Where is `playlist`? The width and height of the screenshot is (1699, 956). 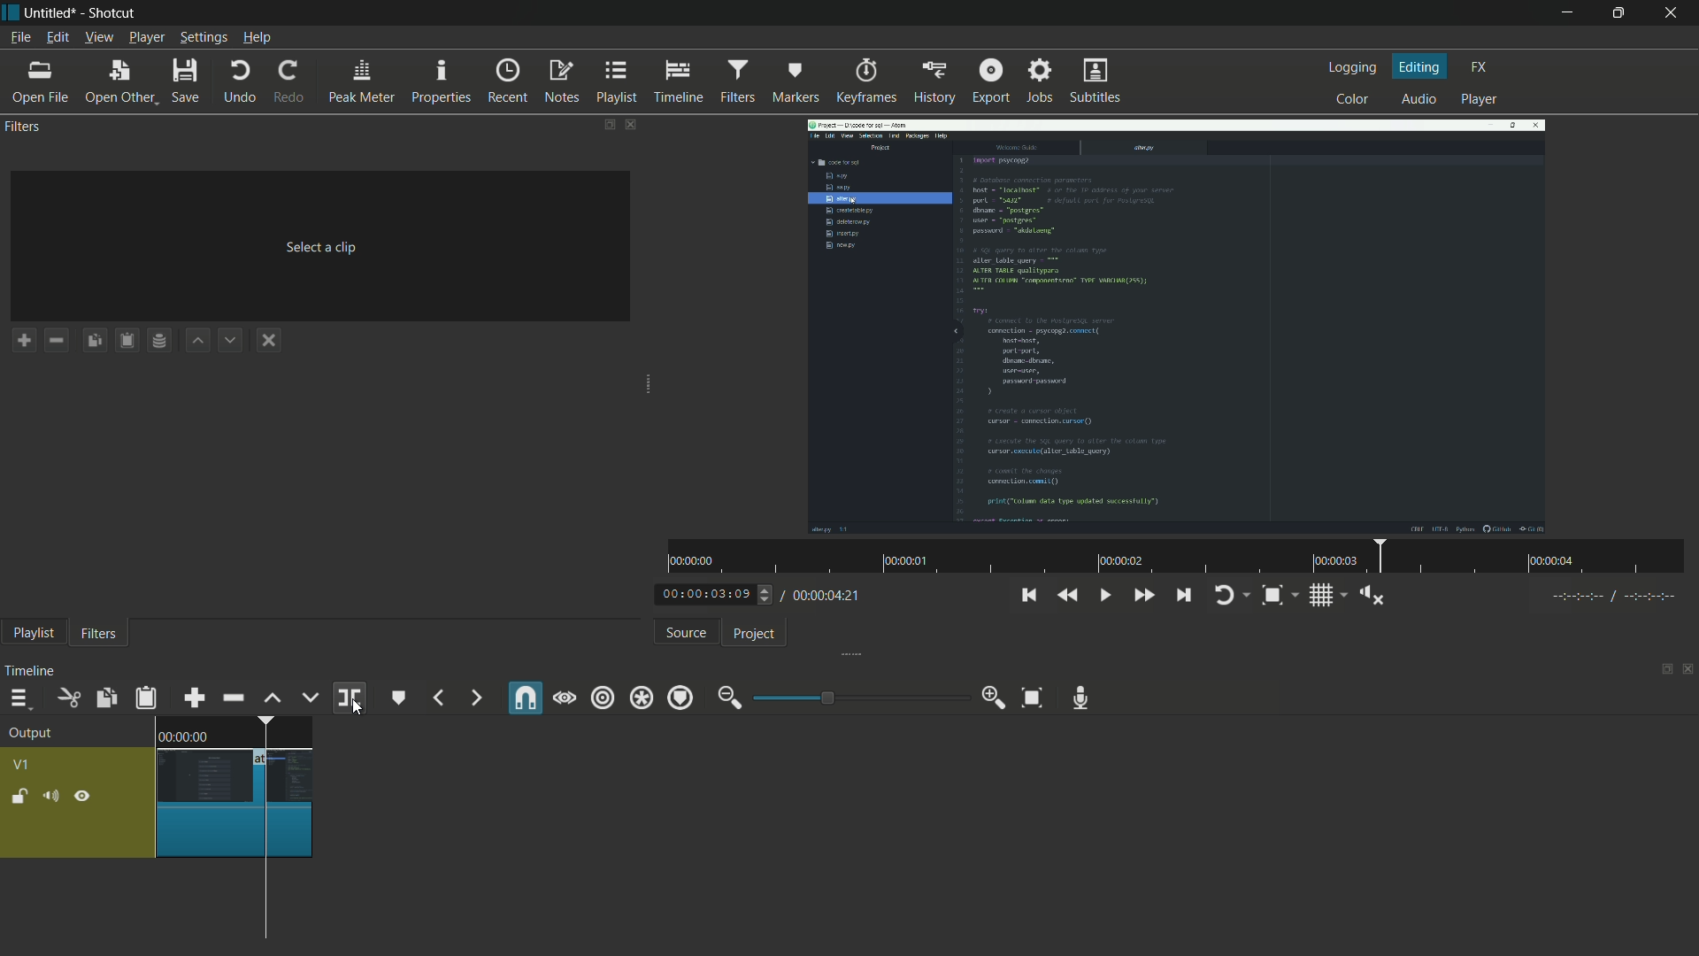
playlist is located at coordinates (618, 82).